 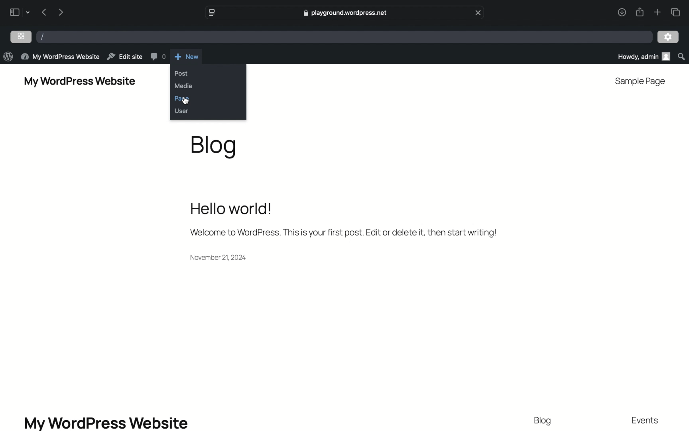 I want to click on blog, so click(x=544, y=421).